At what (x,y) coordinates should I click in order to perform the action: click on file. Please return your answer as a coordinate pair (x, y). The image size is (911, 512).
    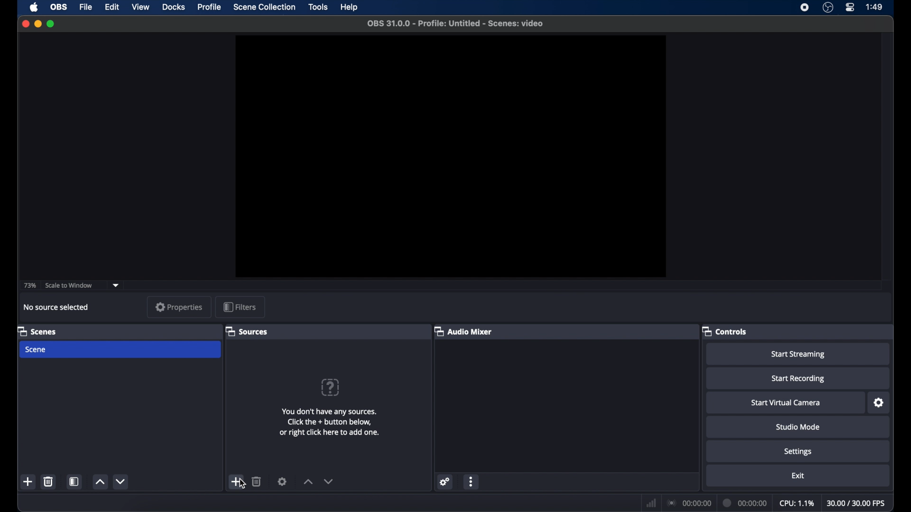
    Looking at the image, I should click on (86, 7).